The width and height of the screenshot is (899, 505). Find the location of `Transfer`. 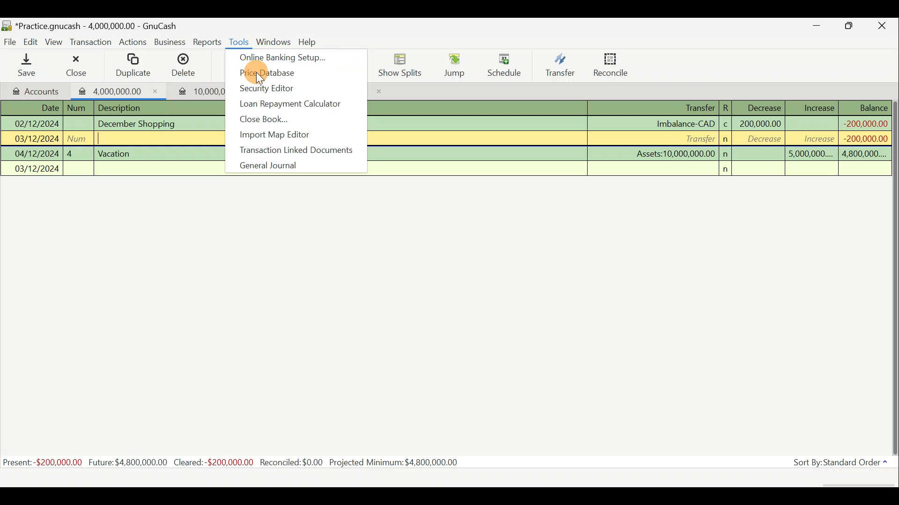

Transfer is located at coordinates (697, 138).